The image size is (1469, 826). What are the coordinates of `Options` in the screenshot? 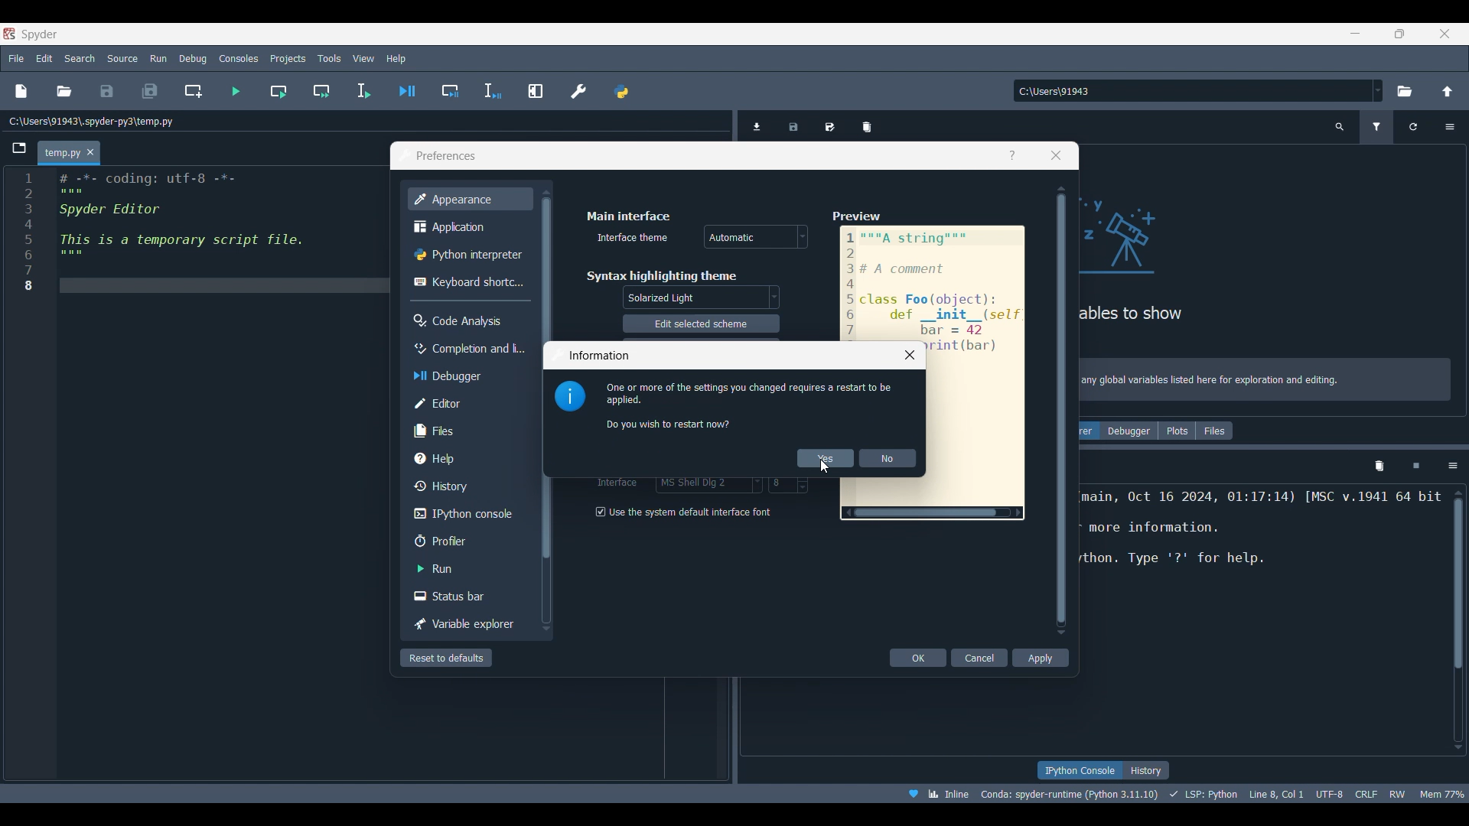 It's located at (1453, 467).